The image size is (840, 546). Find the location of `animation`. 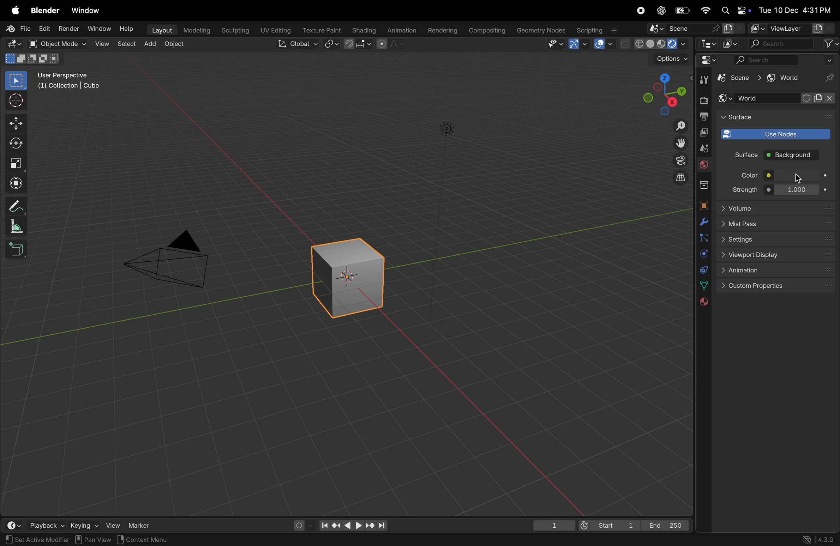

animation is located at coordinates (779, 271).